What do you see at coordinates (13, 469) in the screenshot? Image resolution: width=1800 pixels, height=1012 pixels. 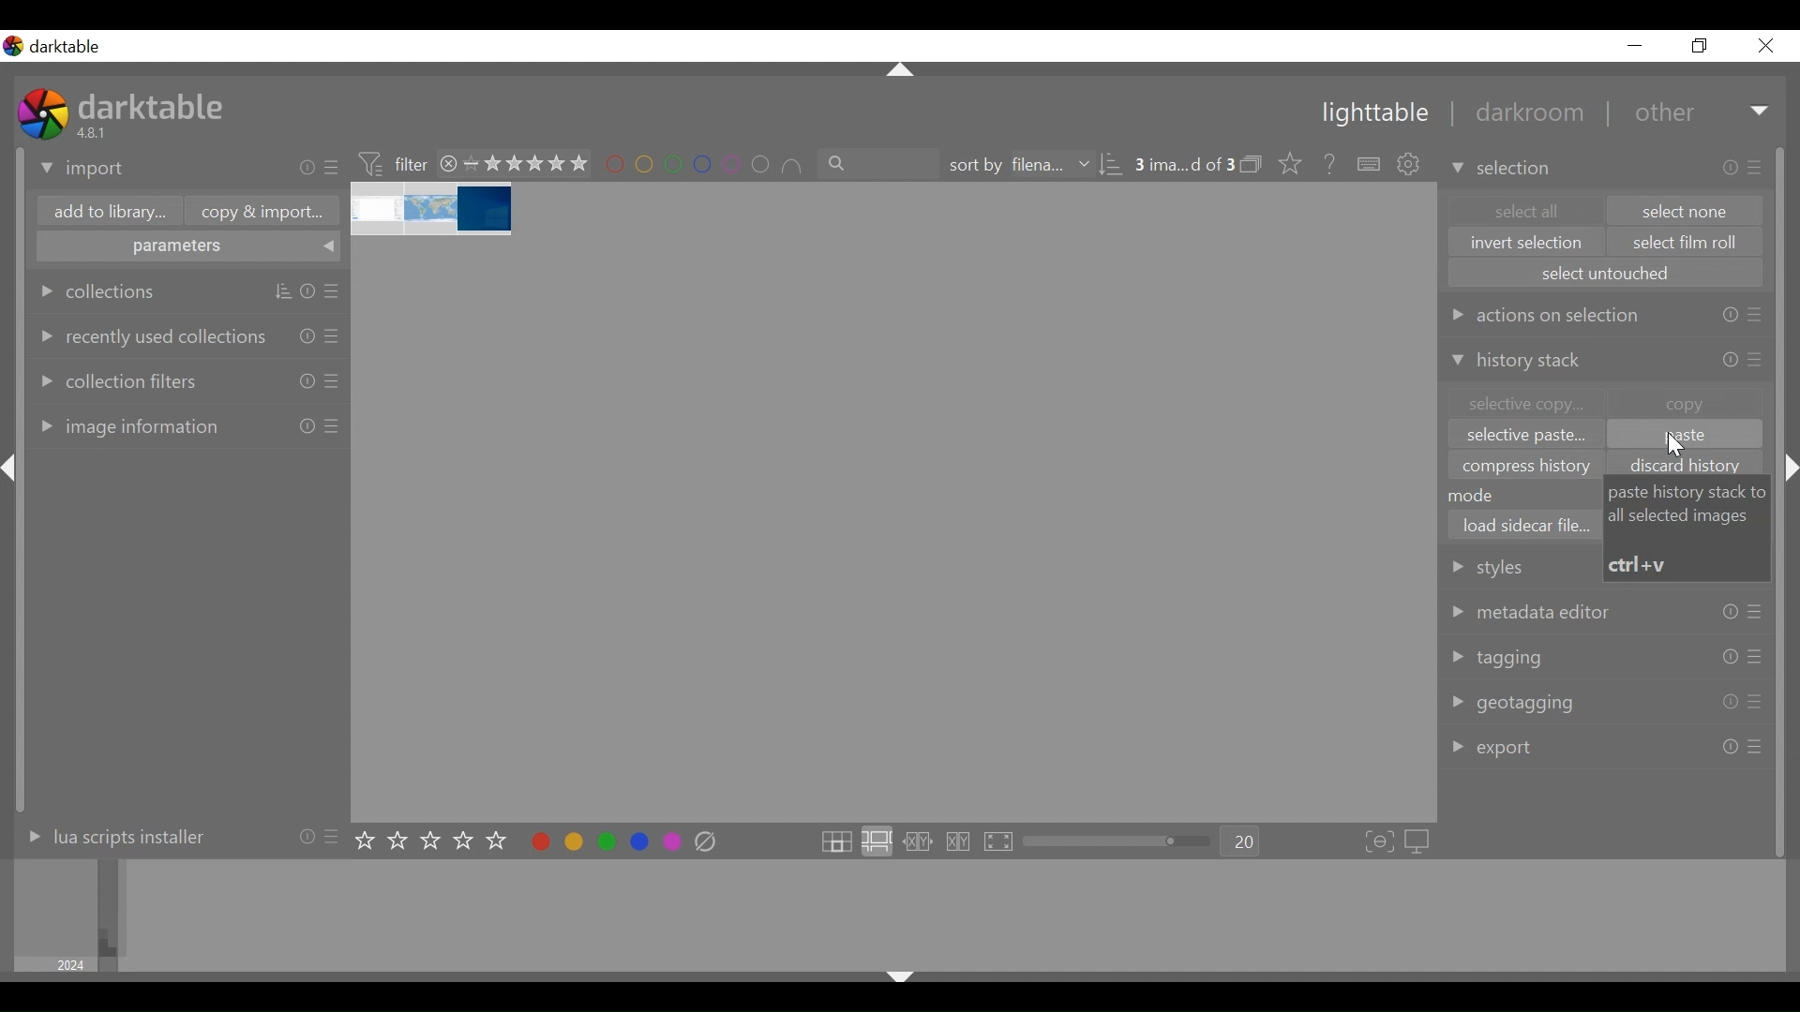 I see `Collapse ` at bounding box center [13, 469].